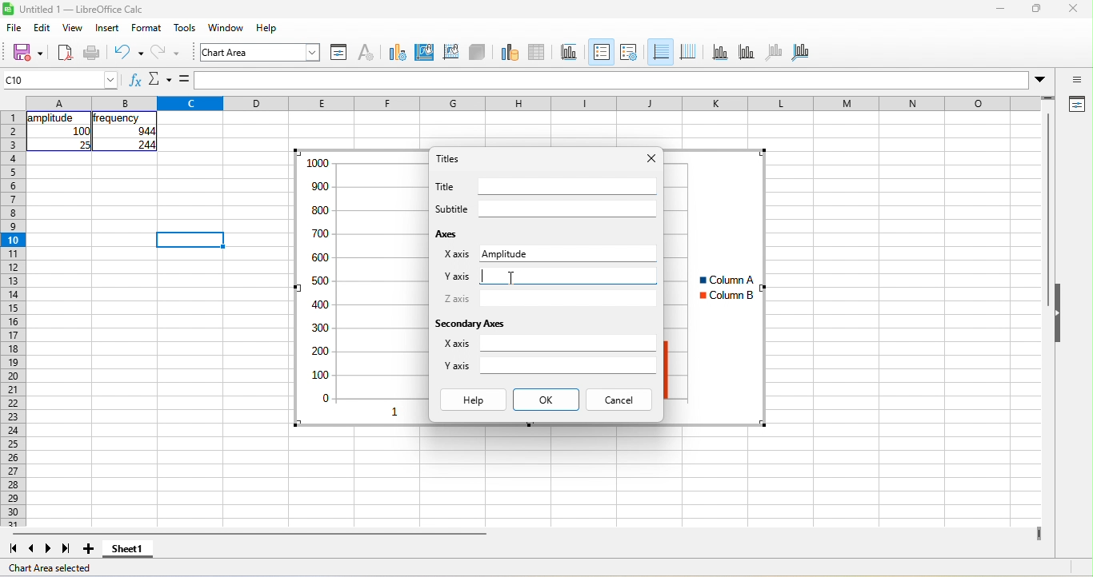  I want to click on undo, so click(129, 54).